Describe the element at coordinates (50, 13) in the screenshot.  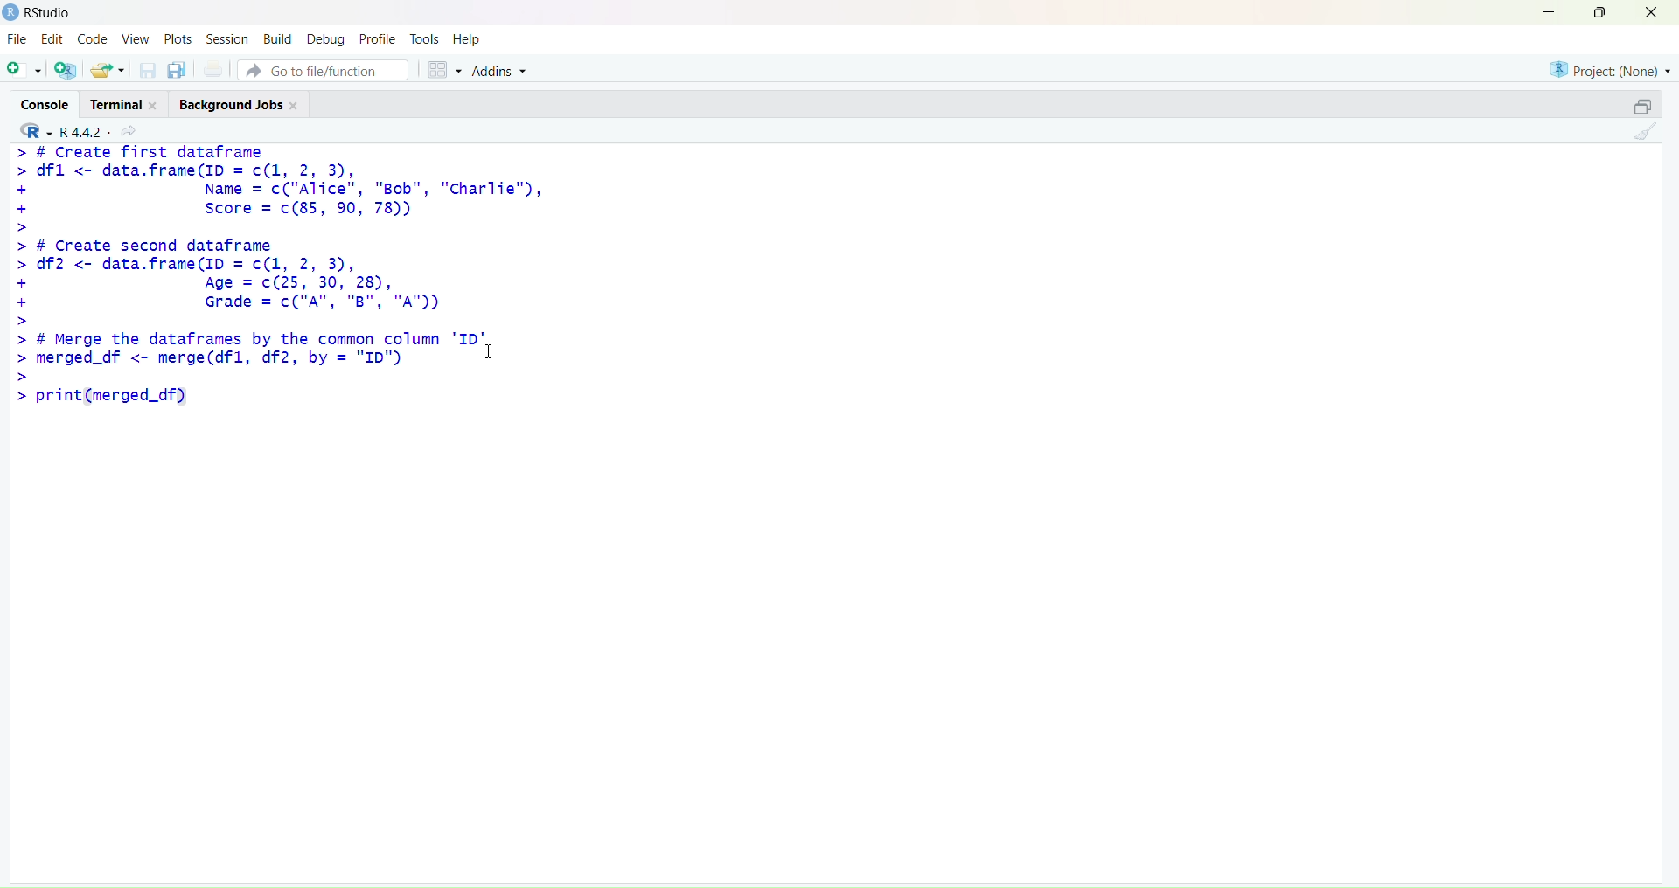
I see `RStudio` at that location.